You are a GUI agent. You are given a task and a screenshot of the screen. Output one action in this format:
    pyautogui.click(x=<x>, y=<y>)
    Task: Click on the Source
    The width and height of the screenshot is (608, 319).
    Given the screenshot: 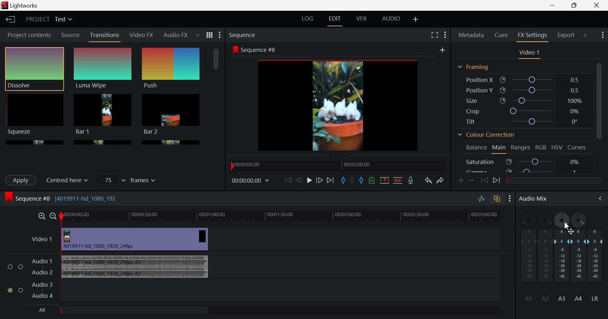 What is the action you would take?
    pyautogui.click(x=71, y=34)
    